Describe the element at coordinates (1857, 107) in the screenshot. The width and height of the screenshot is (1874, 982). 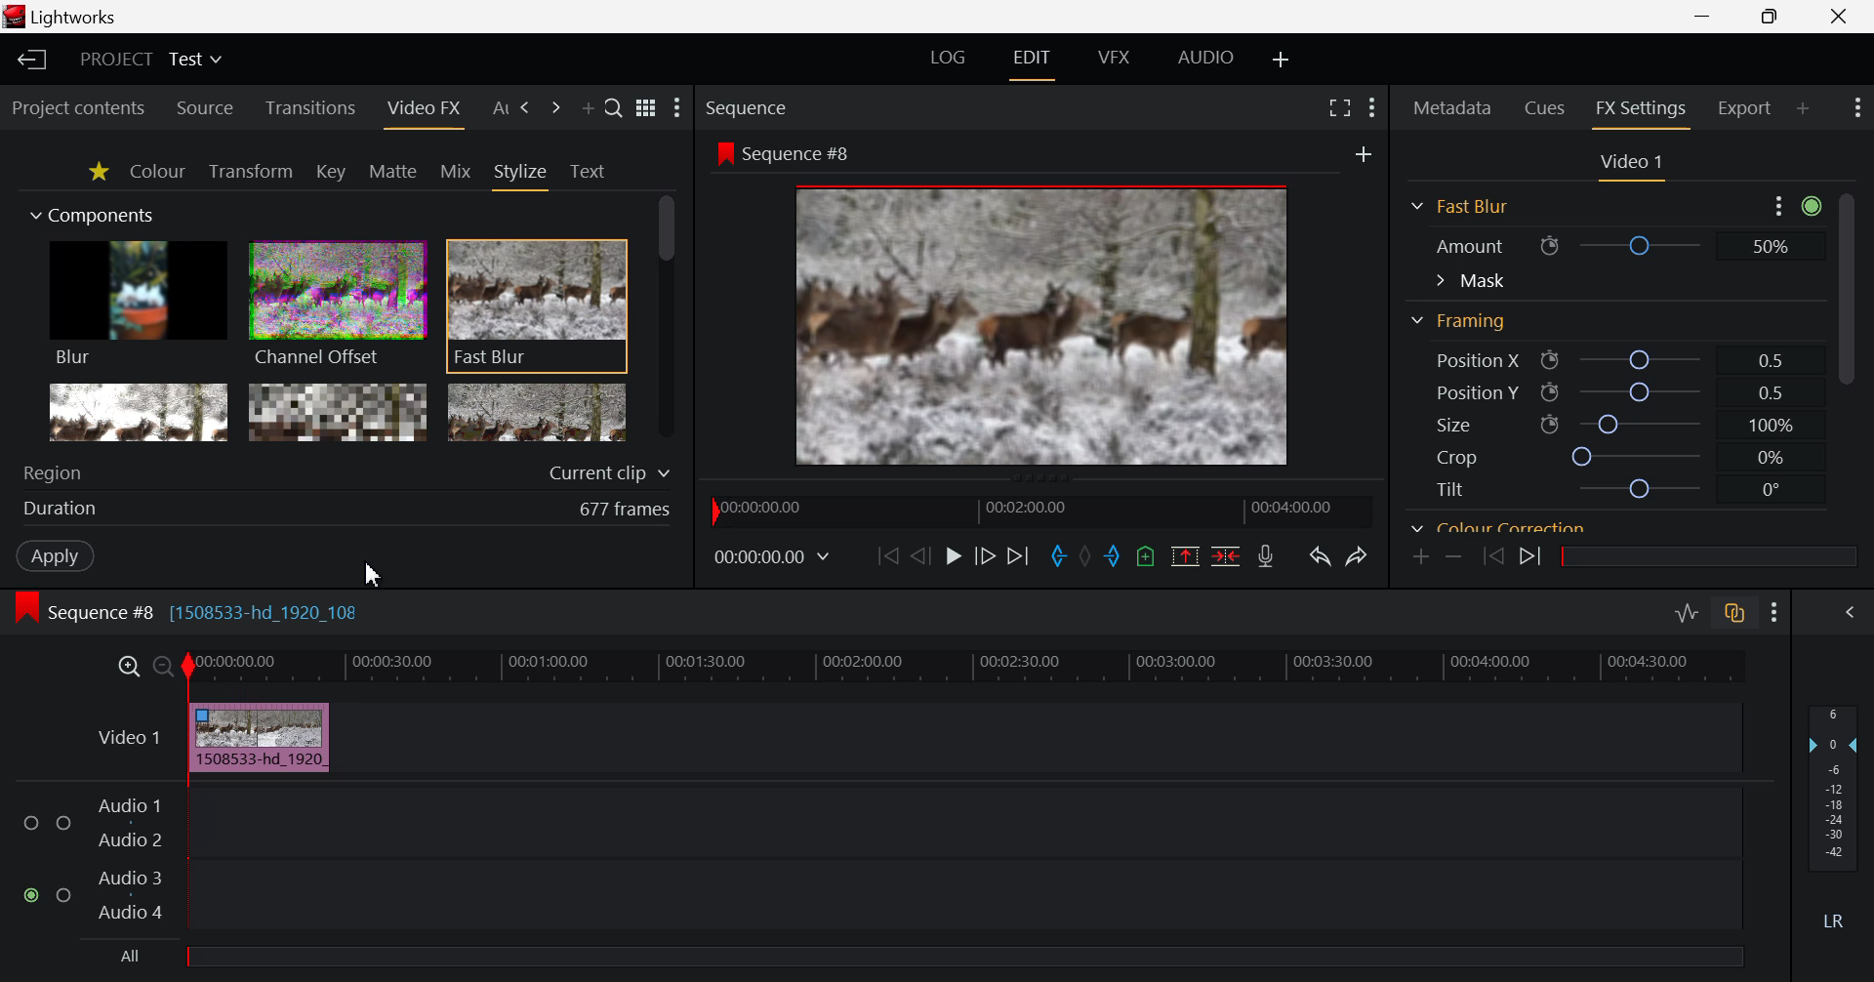
I see `Show Settings` at that location.